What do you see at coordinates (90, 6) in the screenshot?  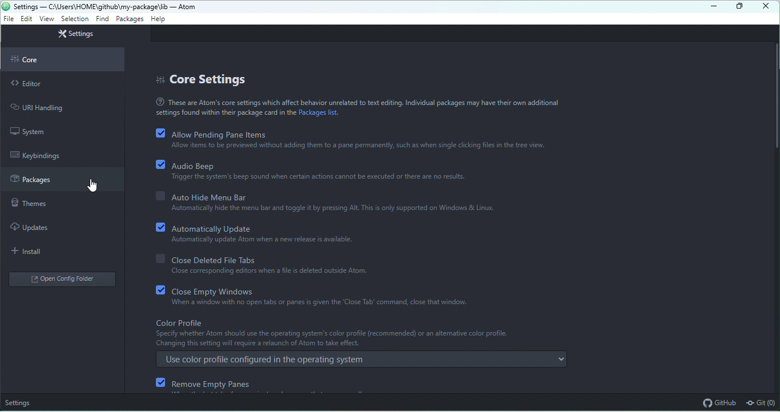 I see `settings — C:\Users\HOME\github\my-package\lit` at bounding box center [90, 6].